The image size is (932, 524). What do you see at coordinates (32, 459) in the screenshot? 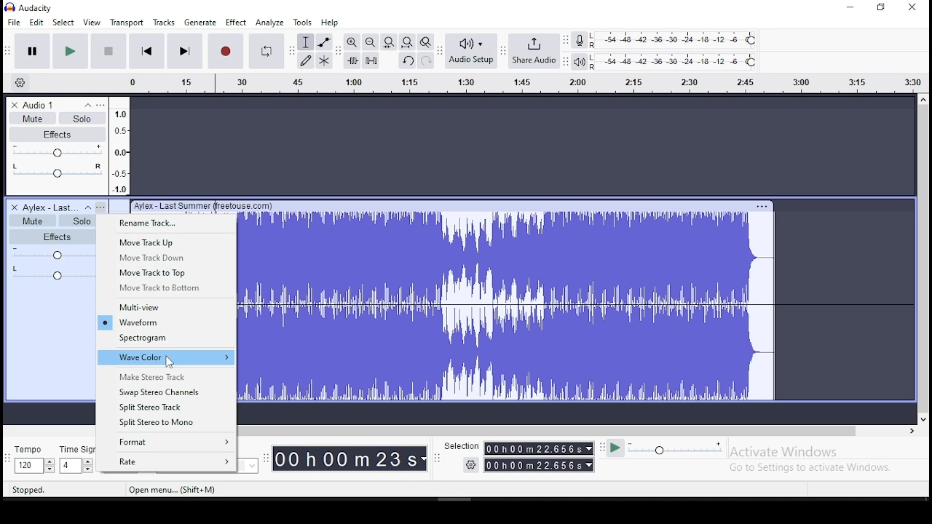
I see `tempo` at bounding box center [32, 459].